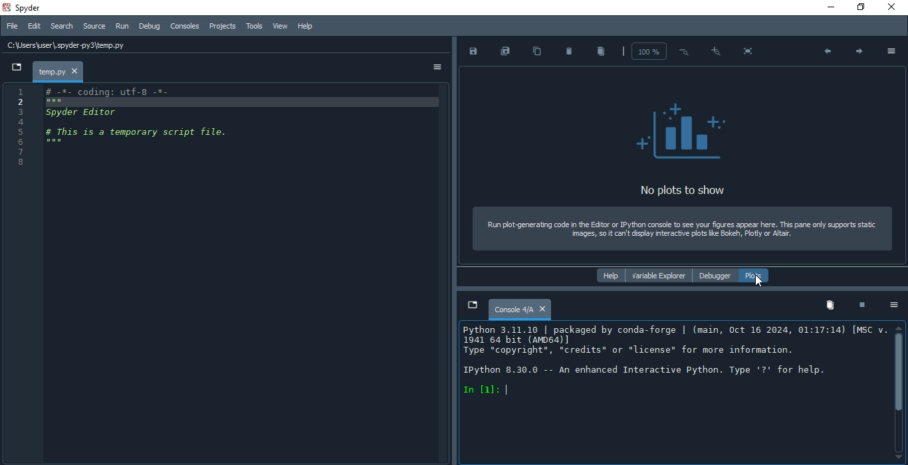 This screenshot has width=908, height=465. What do you see at coordinates (201, 45) in the screenshot?
I see `c:\users\user\.spyder-py3\temp.py` at bounding box center [201, 45].